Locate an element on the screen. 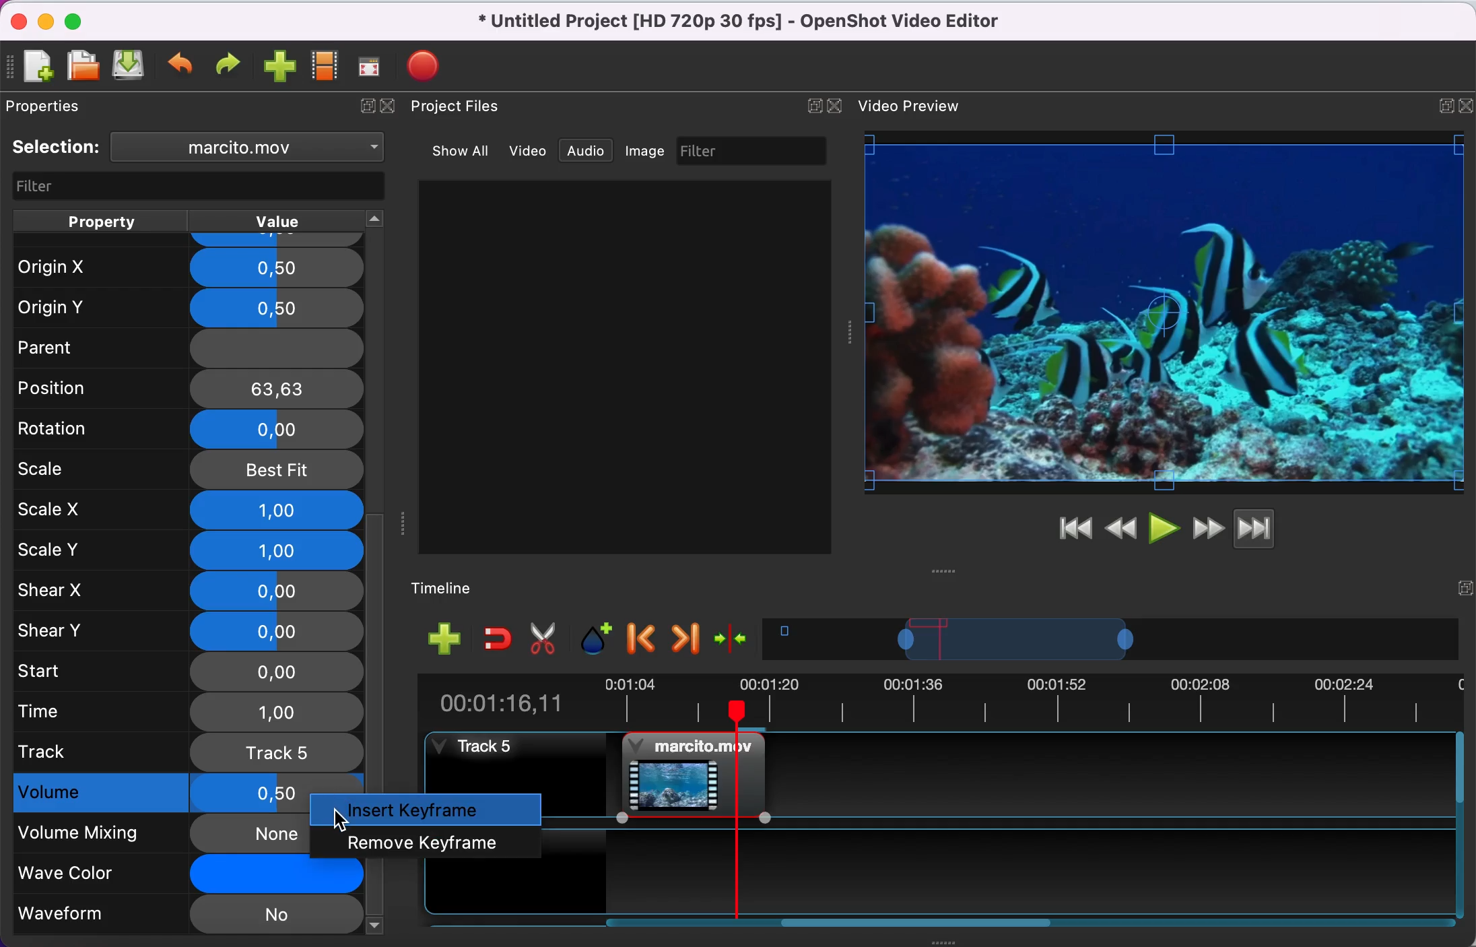  video is located at coordinates (529, 150).